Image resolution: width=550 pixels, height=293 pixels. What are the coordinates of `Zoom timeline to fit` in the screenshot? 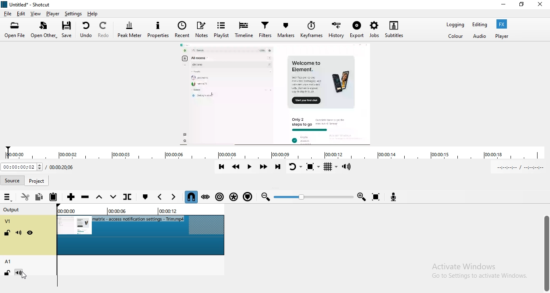 It's located at (378, 196).